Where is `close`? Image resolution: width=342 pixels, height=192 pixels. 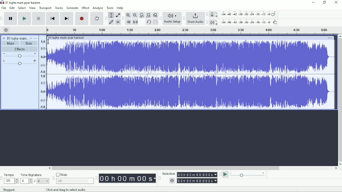 close is located at coordinates (4, 37).